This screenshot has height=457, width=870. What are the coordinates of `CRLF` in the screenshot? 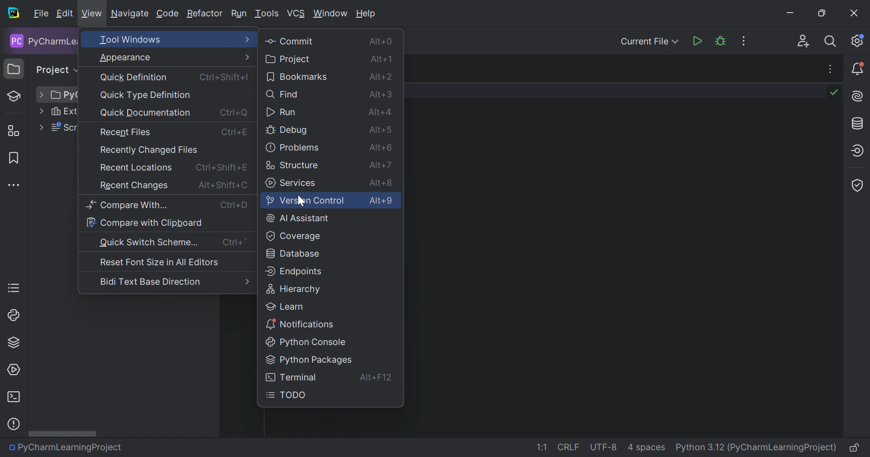 It's located at (570, 447).